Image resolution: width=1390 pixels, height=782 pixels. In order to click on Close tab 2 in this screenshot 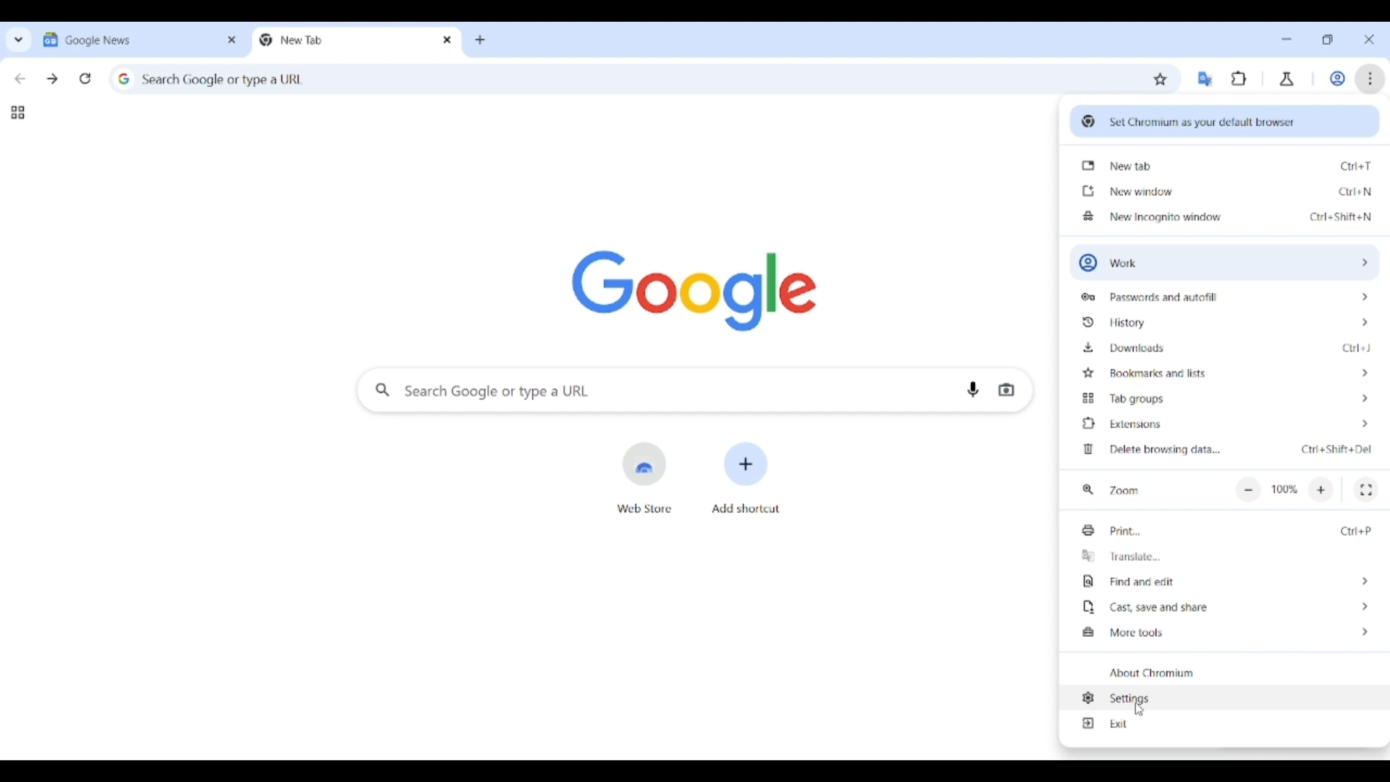, I will do `click(448, 40)`.